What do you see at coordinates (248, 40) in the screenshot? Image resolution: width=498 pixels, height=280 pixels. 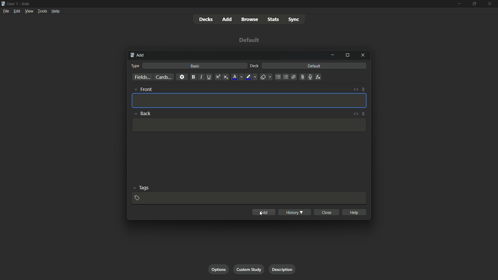 I see `default` at bounding box center [248, 40].